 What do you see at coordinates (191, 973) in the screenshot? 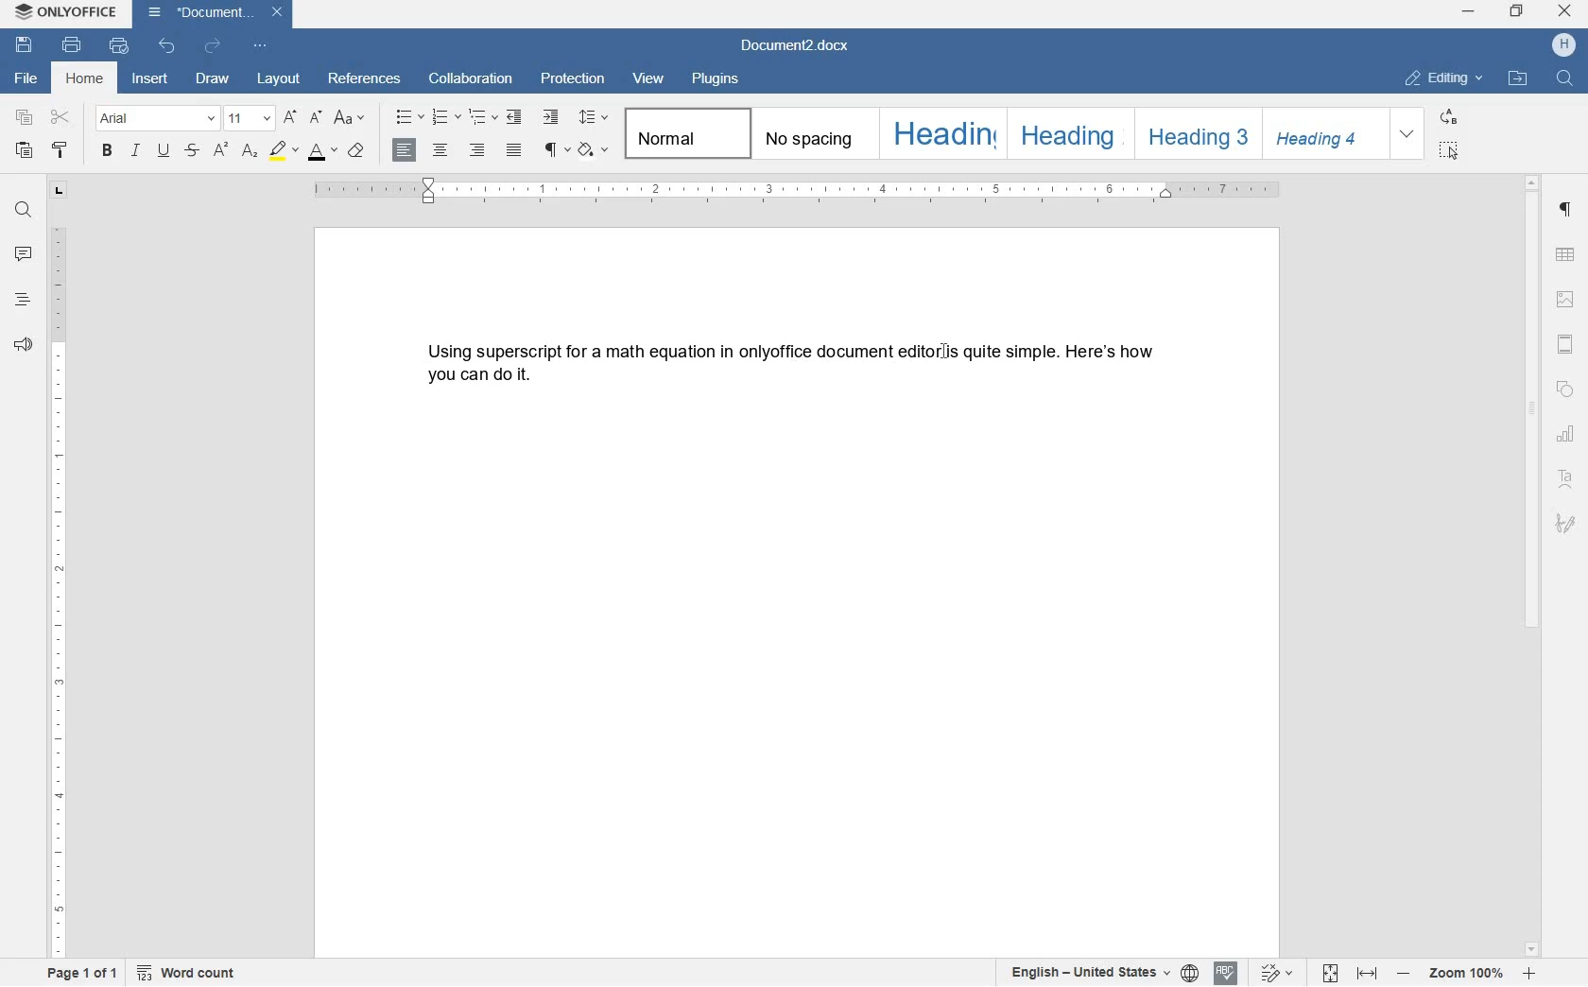
I see `word count` at bounding box center [191, 973].